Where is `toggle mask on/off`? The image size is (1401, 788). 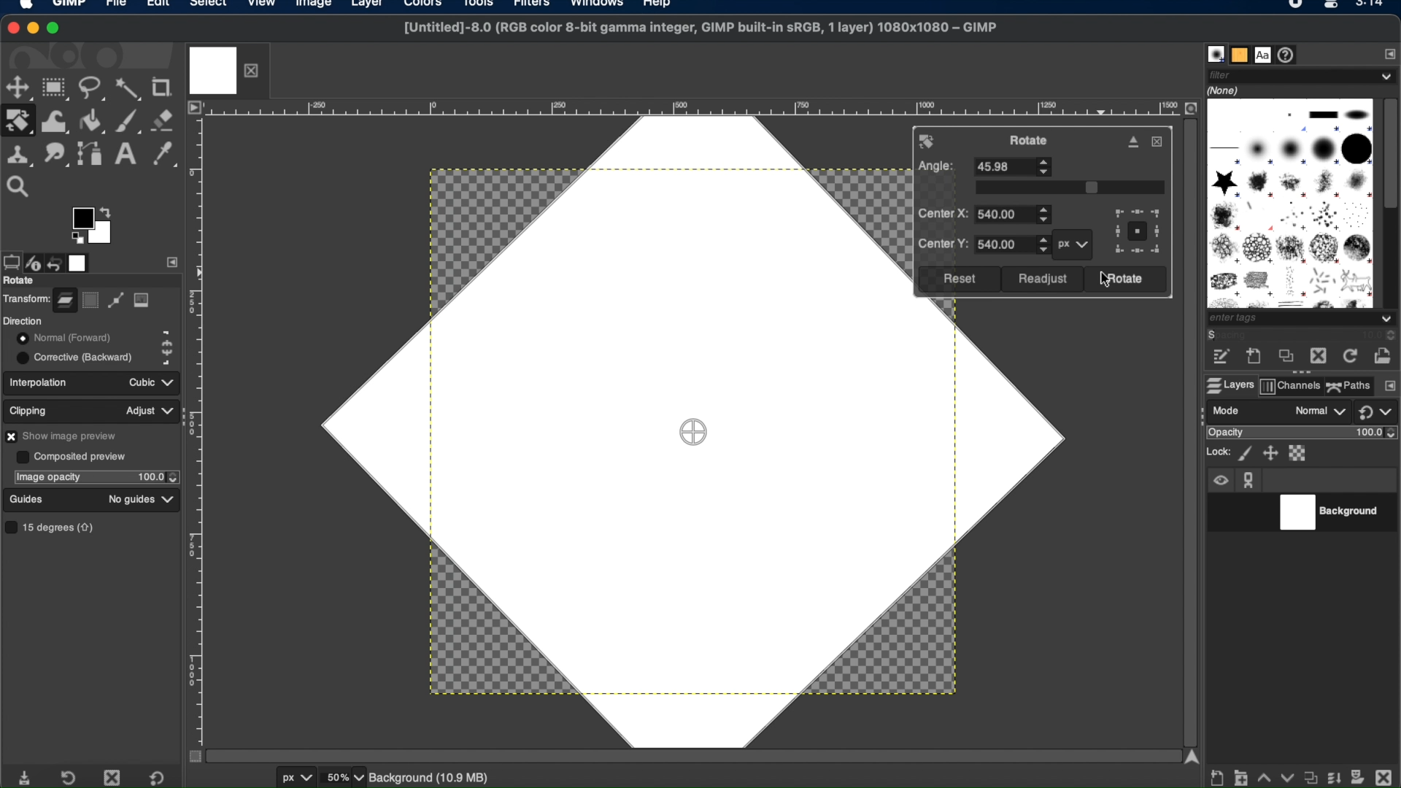 toggle mask on/off is located at coordinates (190, 756).